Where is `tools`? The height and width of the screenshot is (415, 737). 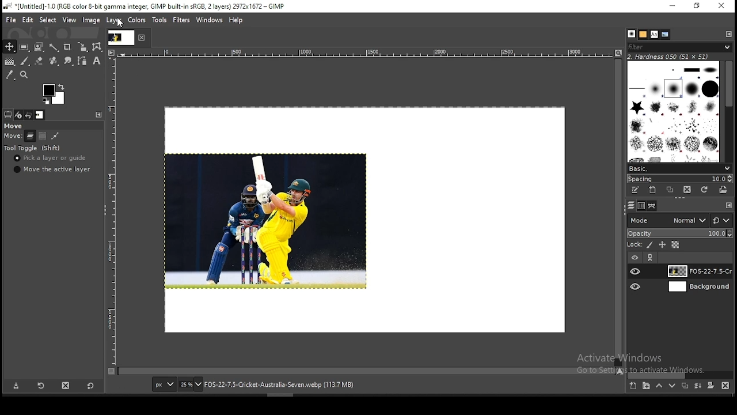
tools is located at coordinates (161, 20).